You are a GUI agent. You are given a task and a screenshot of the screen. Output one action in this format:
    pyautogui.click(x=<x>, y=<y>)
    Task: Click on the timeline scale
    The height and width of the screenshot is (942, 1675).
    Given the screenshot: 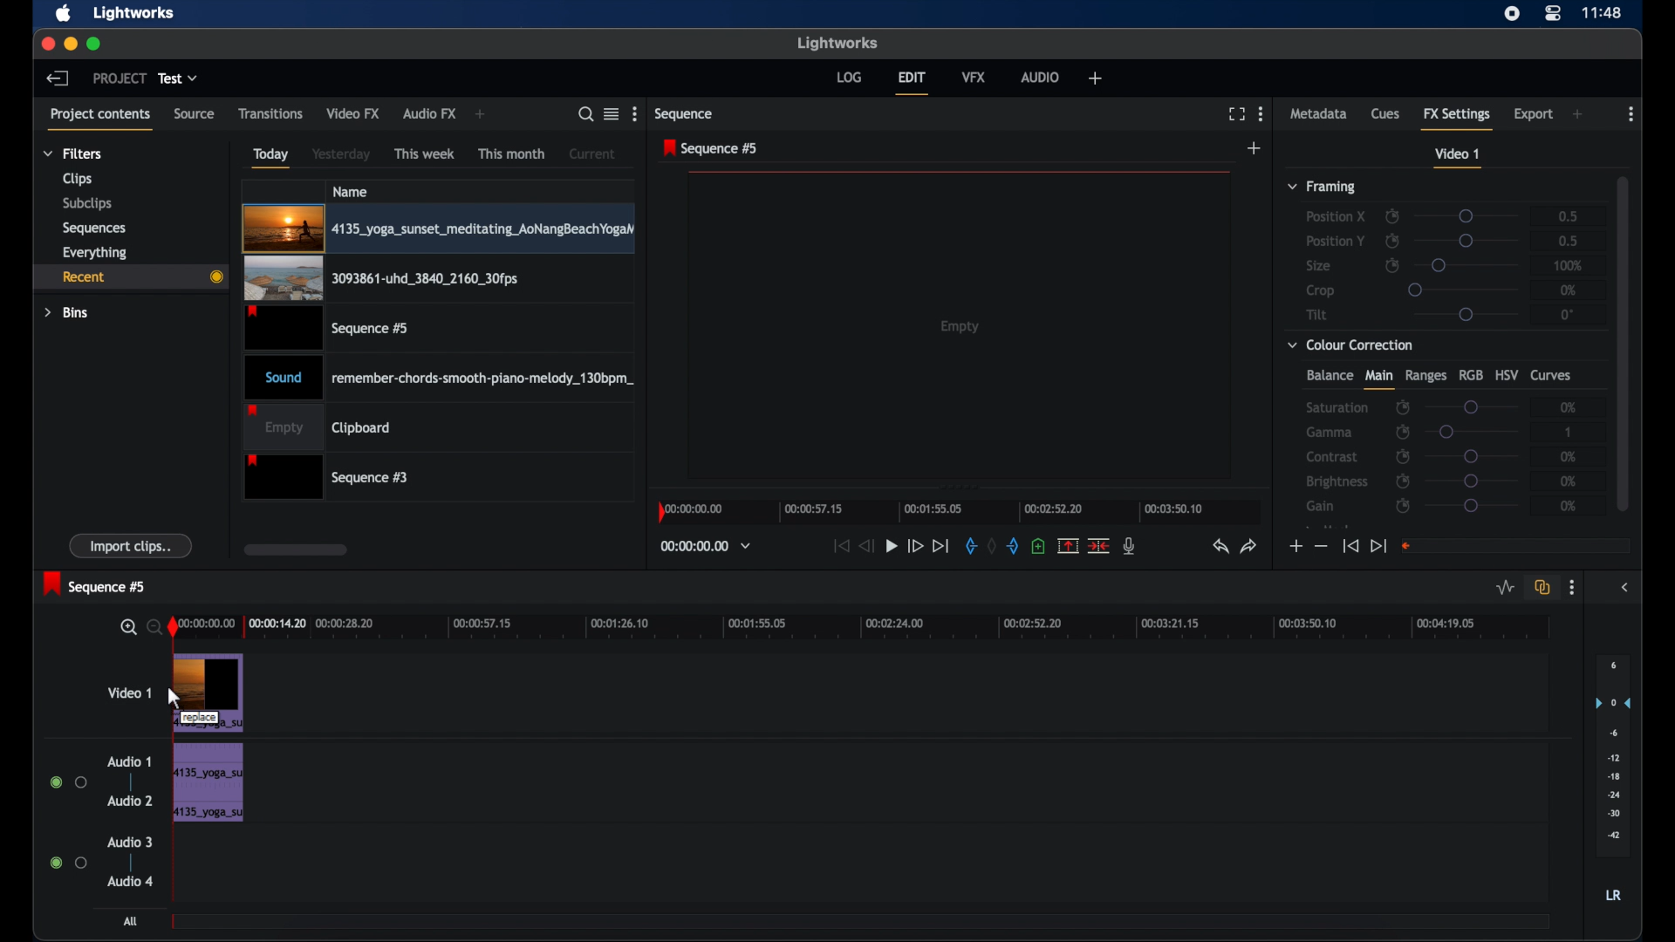 What is the action you would take?
    pyautogui.click(x=873, y=629)
    